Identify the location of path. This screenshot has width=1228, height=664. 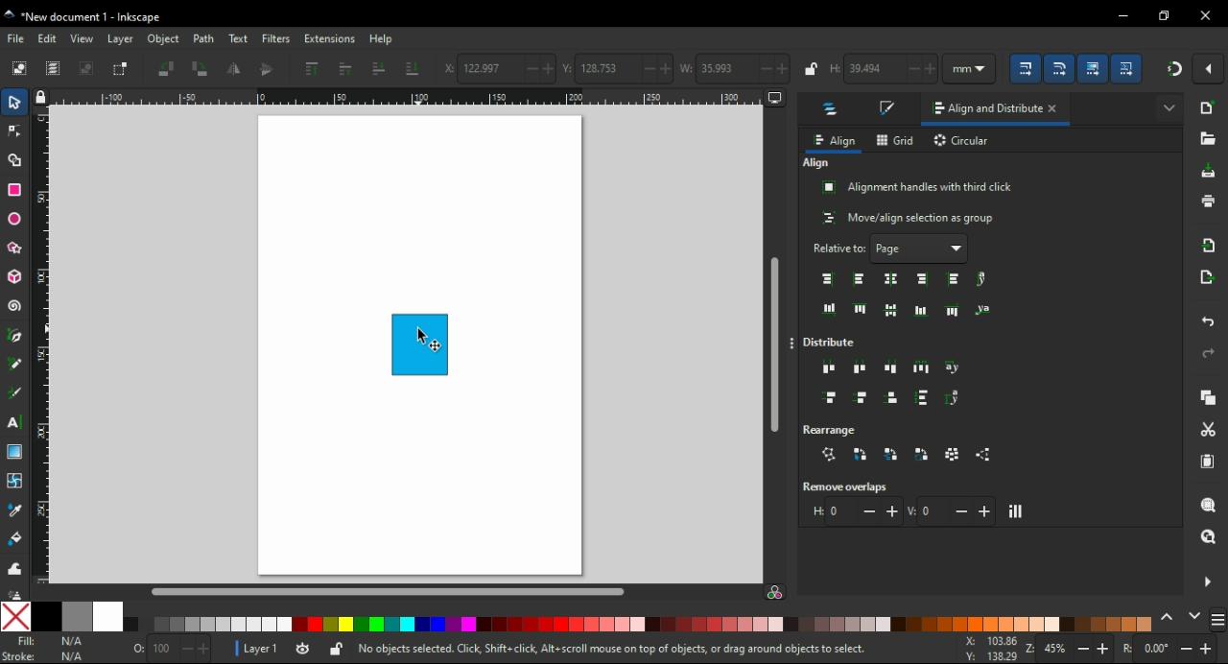
(203, 39).